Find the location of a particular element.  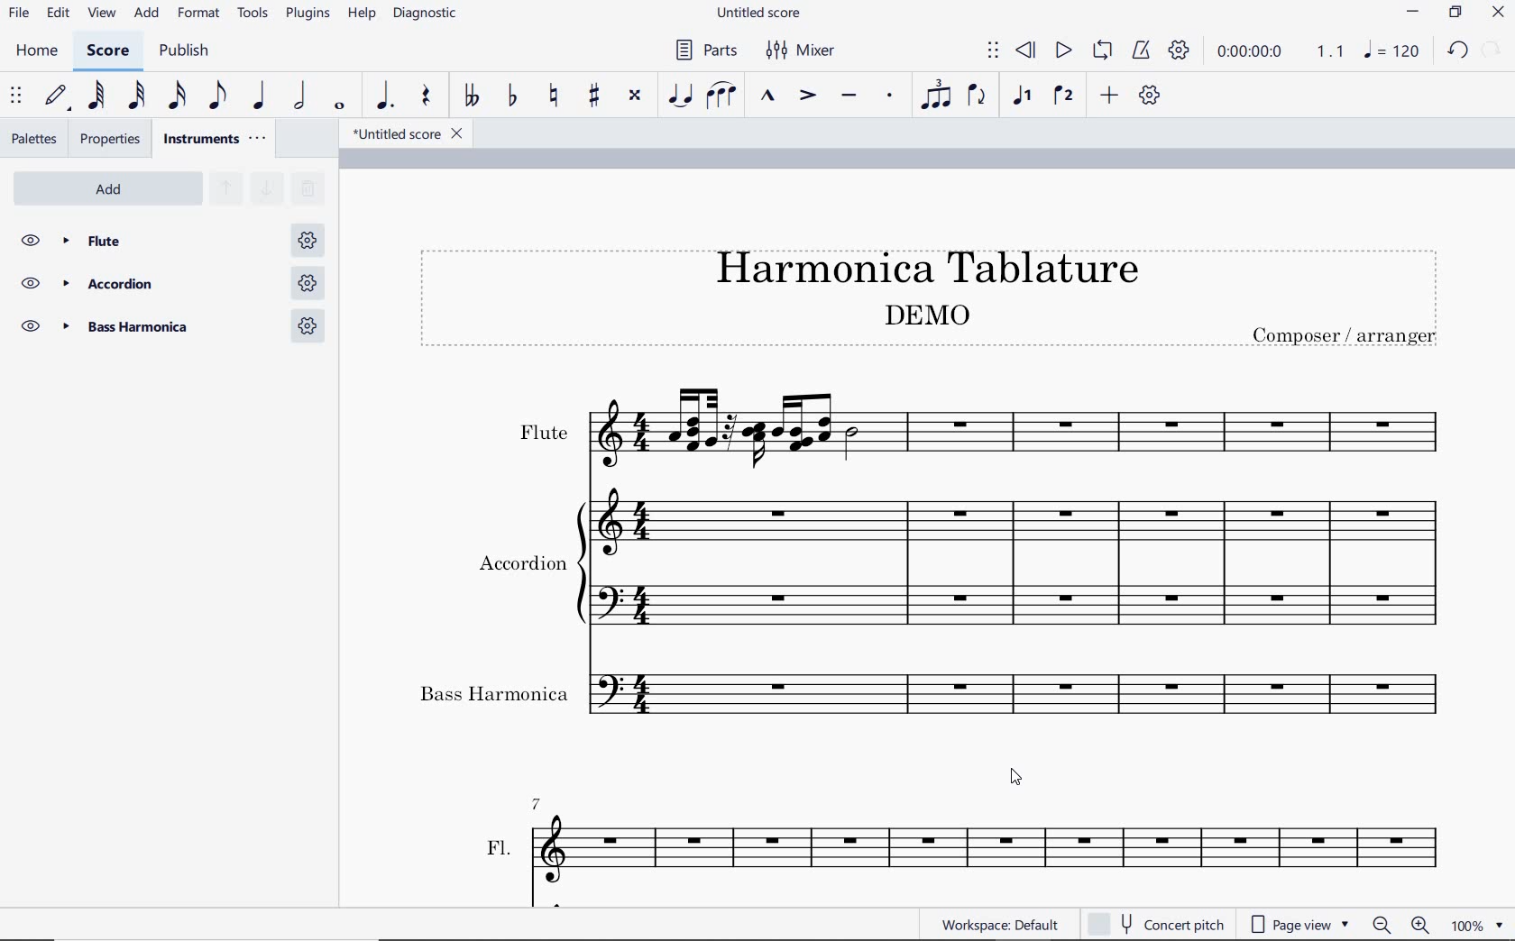

add is located at coordinates (1107, 96).